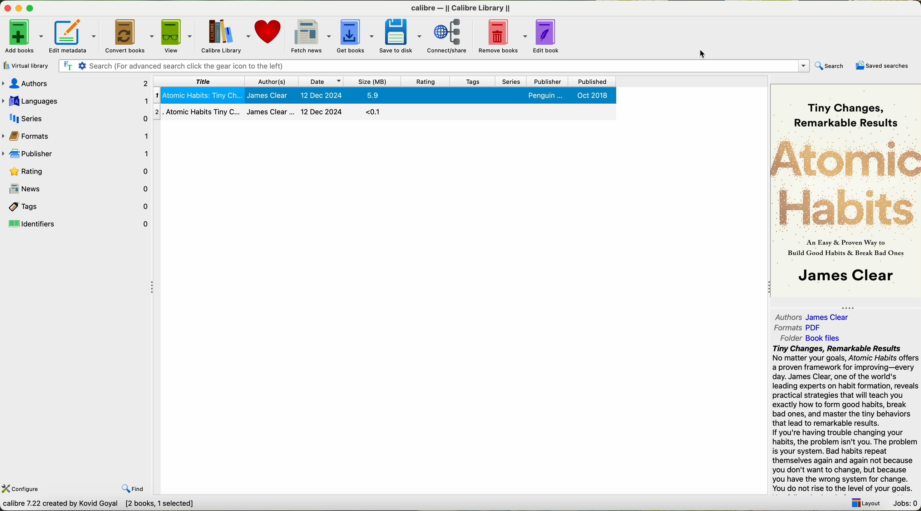 This screenshot has height=511, width=921. Describe the element at coordinates (269, 96) in the screenshot. I see `James Clear` at that location.